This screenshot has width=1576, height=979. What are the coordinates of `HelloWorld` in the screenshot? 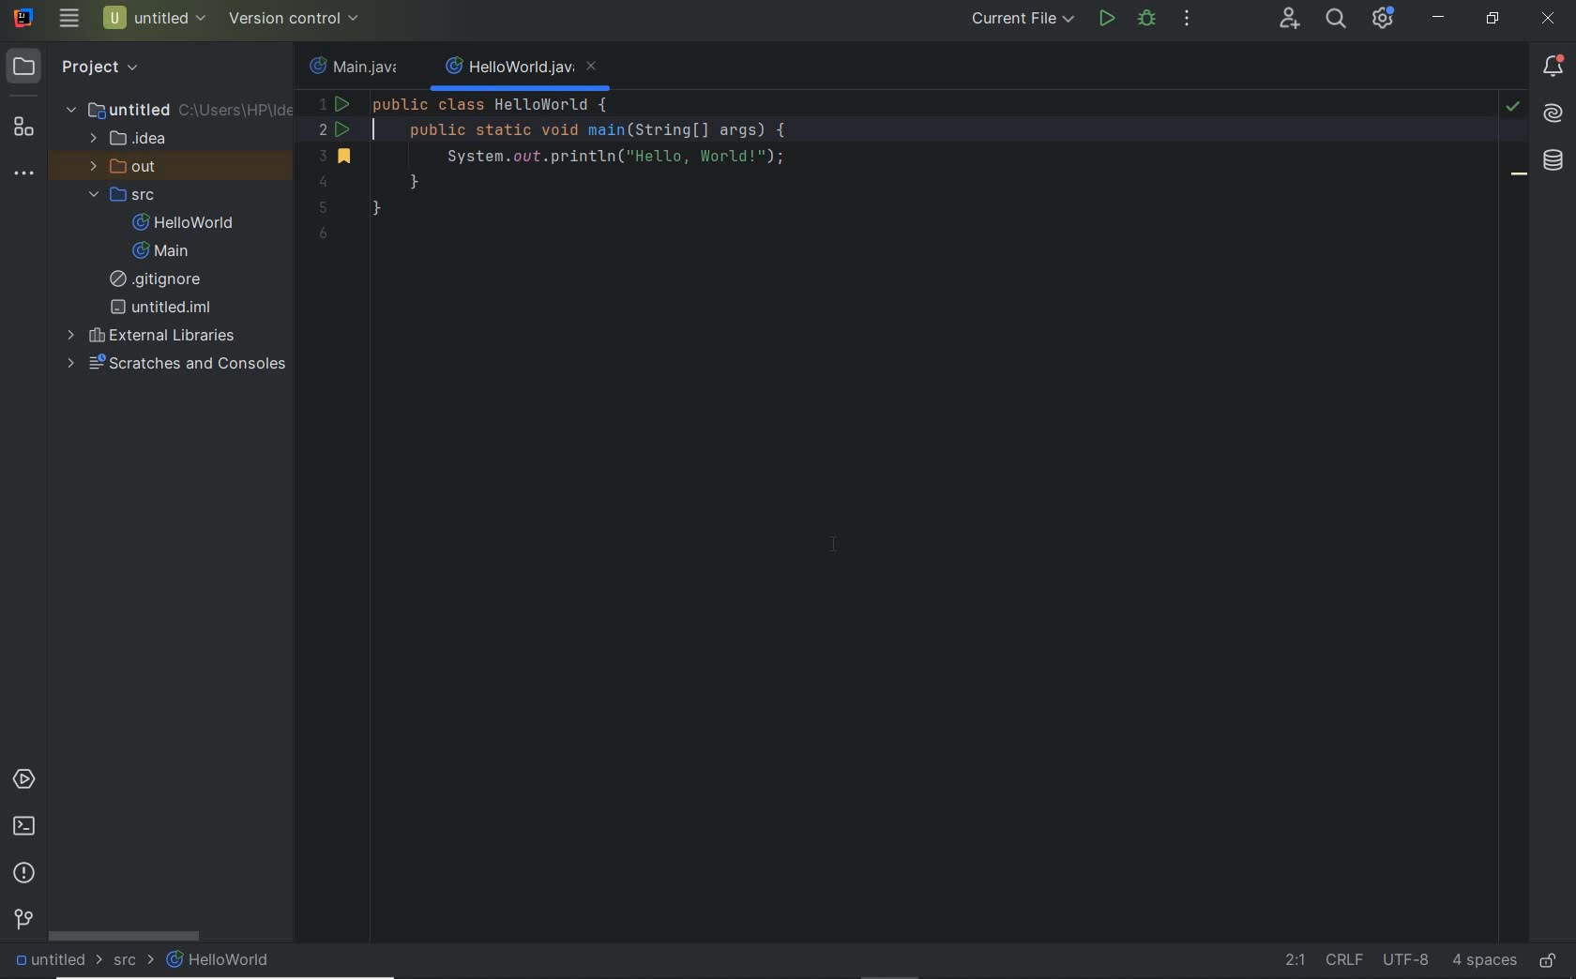 It's located at (188, 222).